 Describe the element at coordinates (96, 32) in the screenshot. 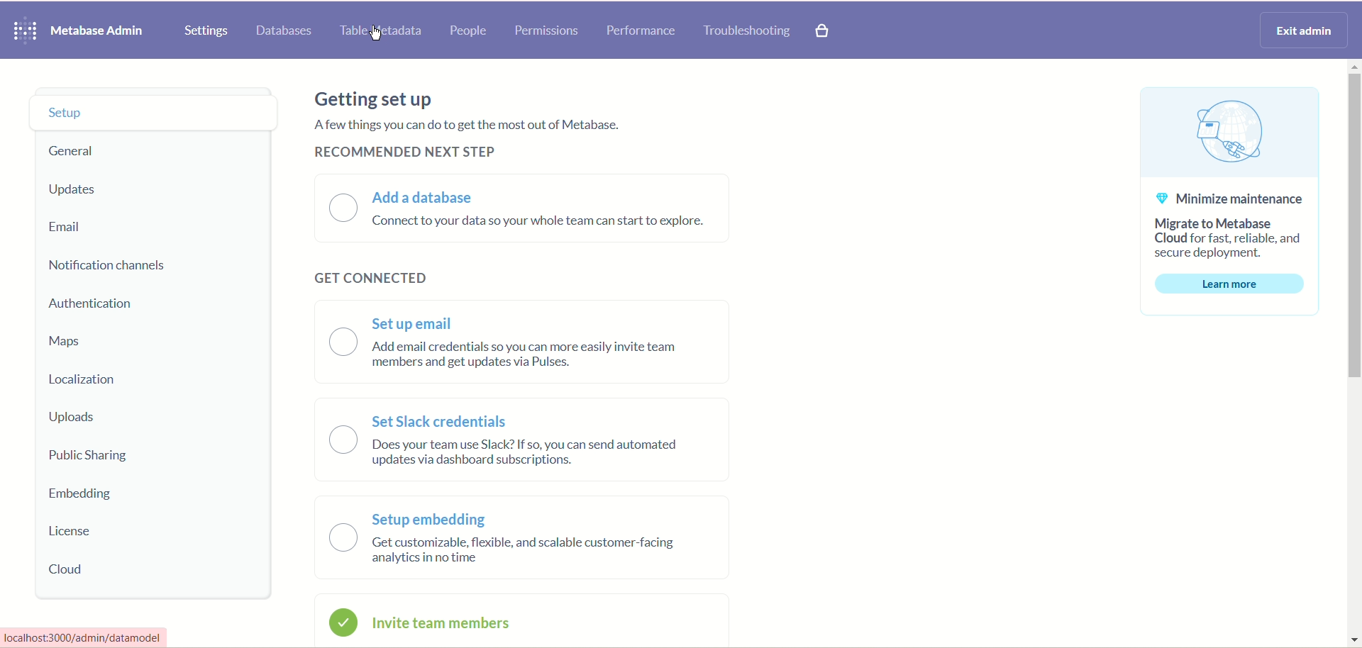

I see `metabase admin` at that location.